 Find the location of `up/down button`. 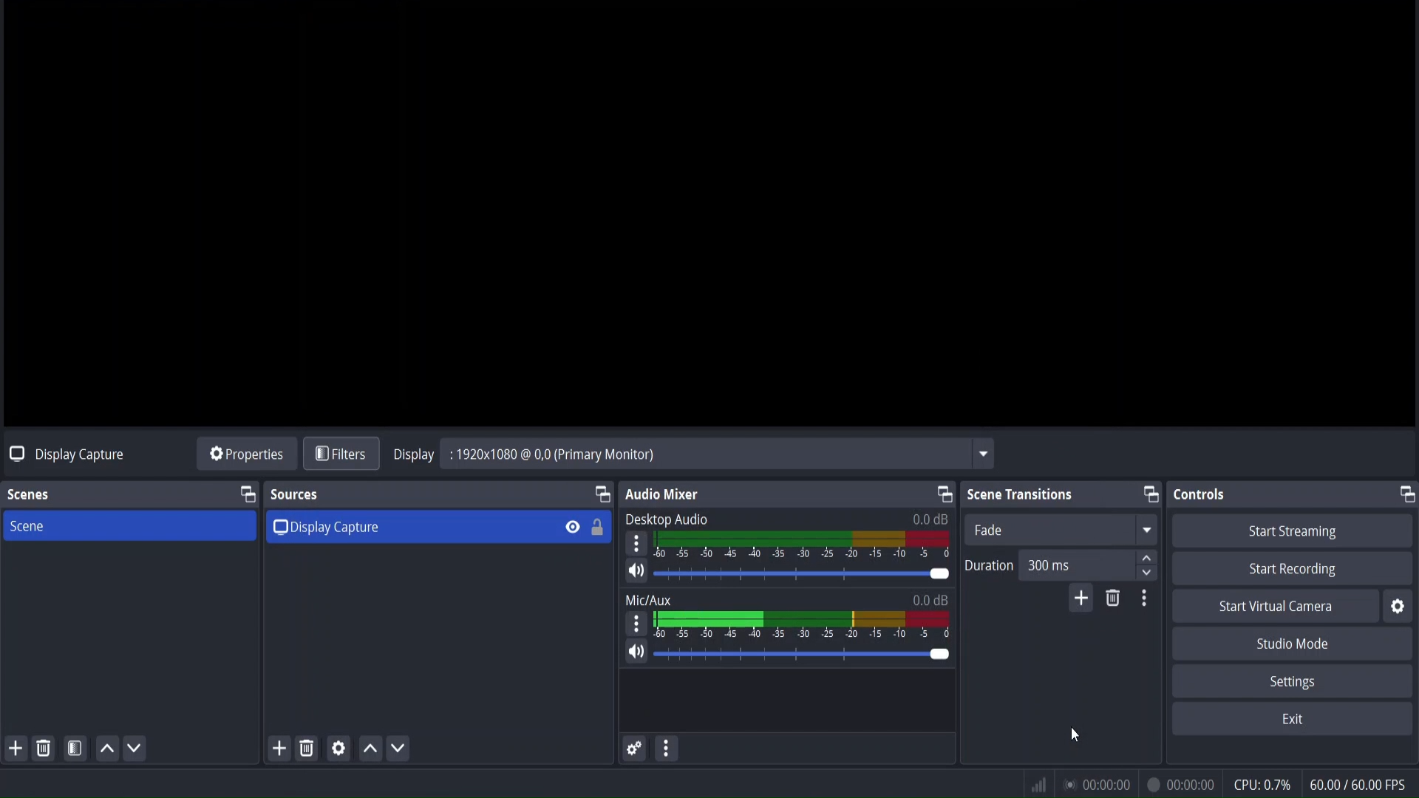

up/down button is located at coordinates (1151, 546).